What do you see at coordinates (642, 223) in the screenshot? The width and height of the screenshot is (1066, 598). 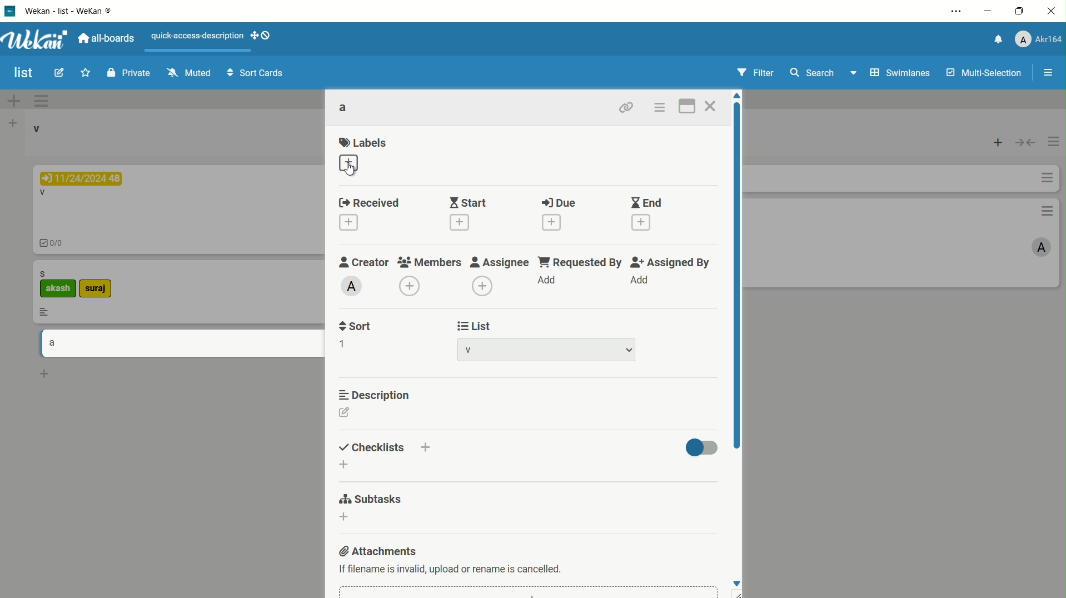 I see `add end date` at bounding box center [642, 223].